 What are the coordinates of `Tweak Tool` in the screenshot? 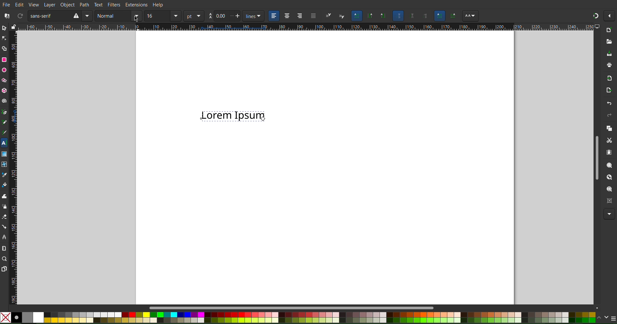 It's located at (5, 196).